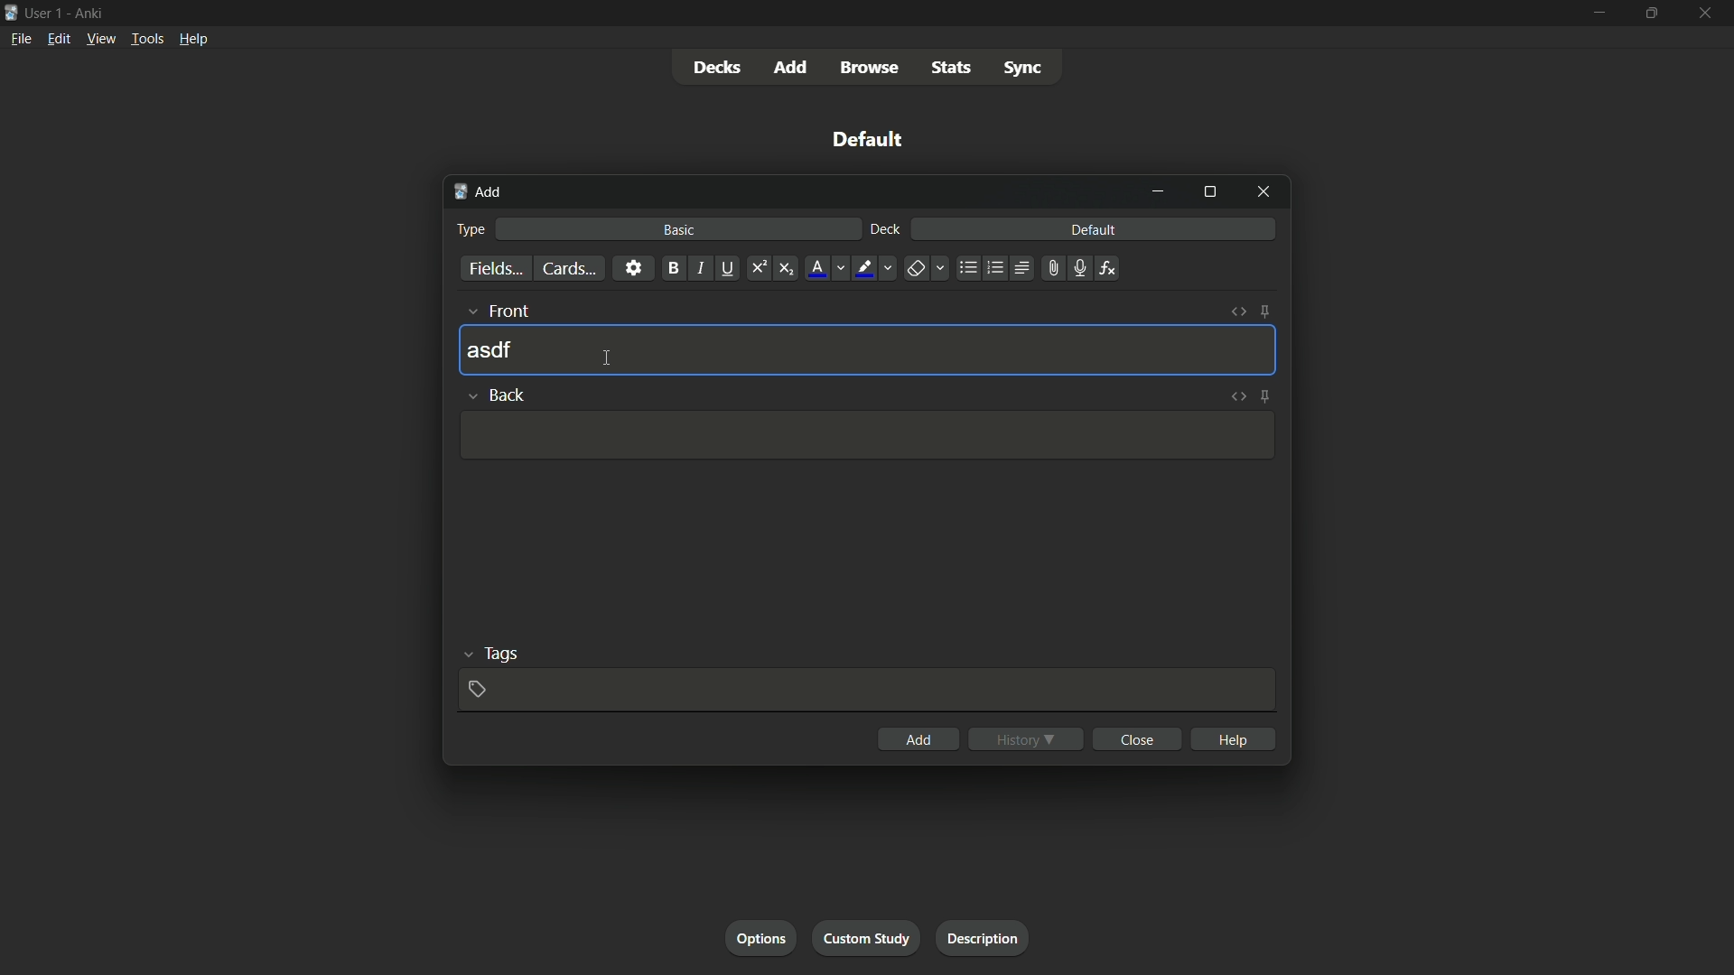 The height and width of the screenshot is (975, 1734). Describe the element at coordinates (672, 268) in the screenshot. I see `bold` at that location.